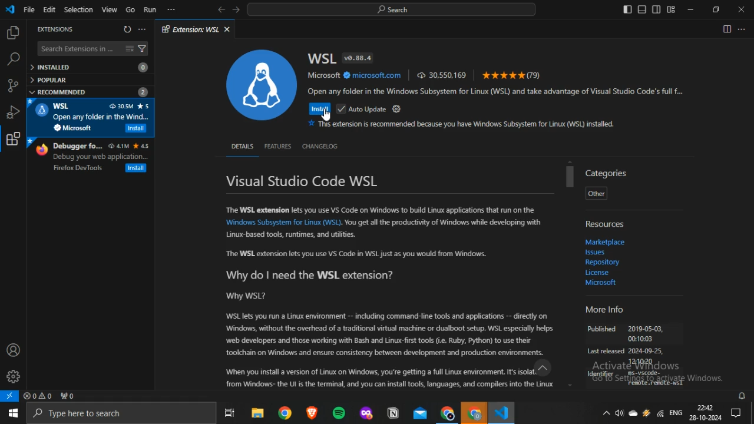 This screenshot has height=424, width=754. Describe the element at coordinates (393, 412) in the screenshot. I see `notion` at that location.